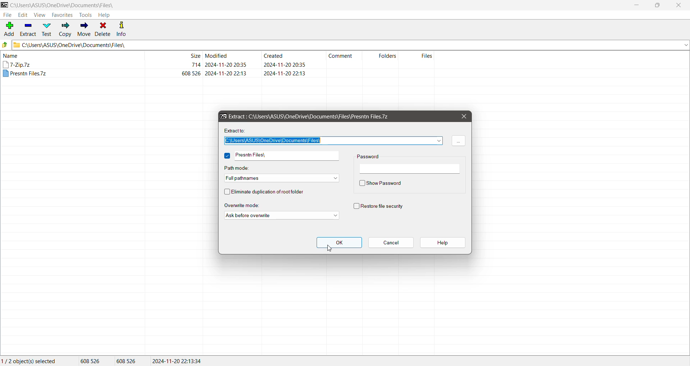 This screenshot has width=690, height=366. What do you see at coordinates (391, 243) in the screenshot?
I see `Cancel` at bounding box center [391, 243].